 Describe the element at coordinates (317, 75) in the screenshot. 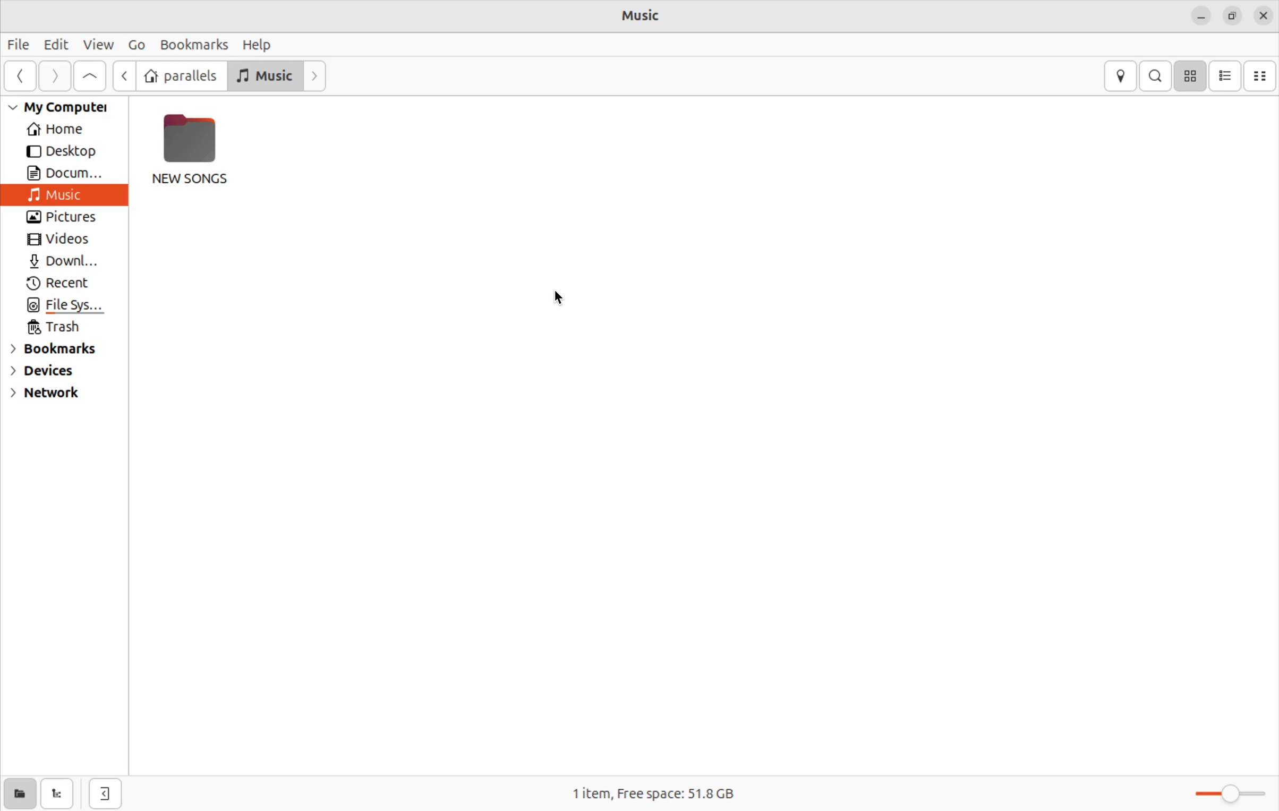

I see `next` at that location.